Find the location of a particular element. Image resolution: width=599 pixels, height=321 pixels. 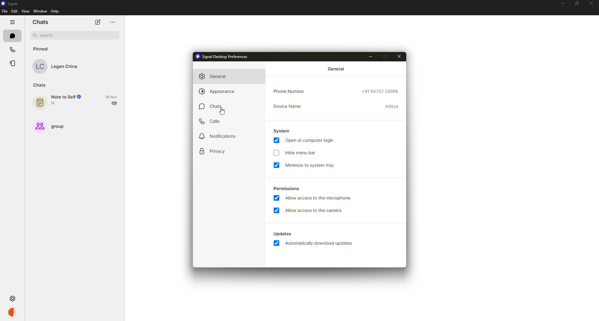

enabled is located at coordinates (277, 141).